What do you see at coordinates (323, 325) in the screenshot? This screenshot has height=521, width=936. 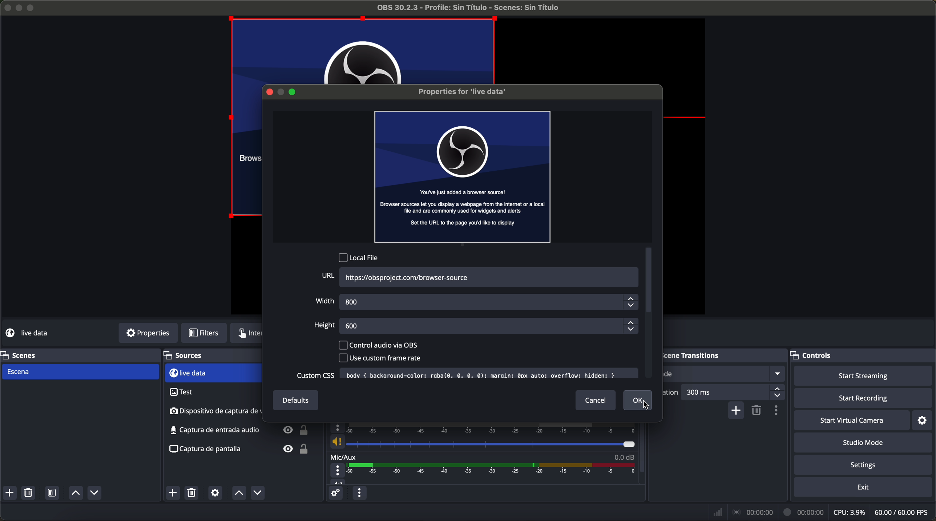 I see `height` at bounding box center [323, 325].